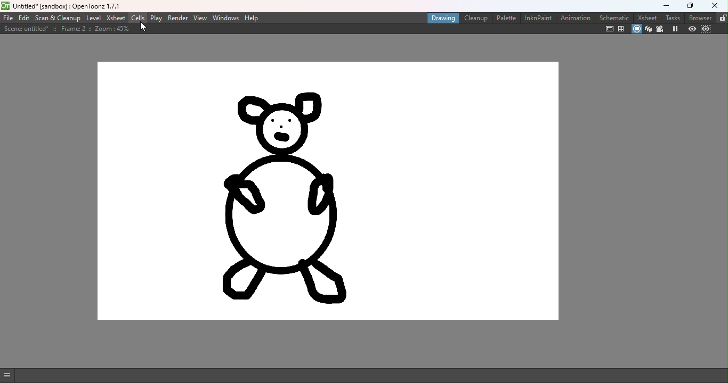 Image resolution: width=728 pixels, height=383 pixels. I want to click on Palette, so click(506, 18).